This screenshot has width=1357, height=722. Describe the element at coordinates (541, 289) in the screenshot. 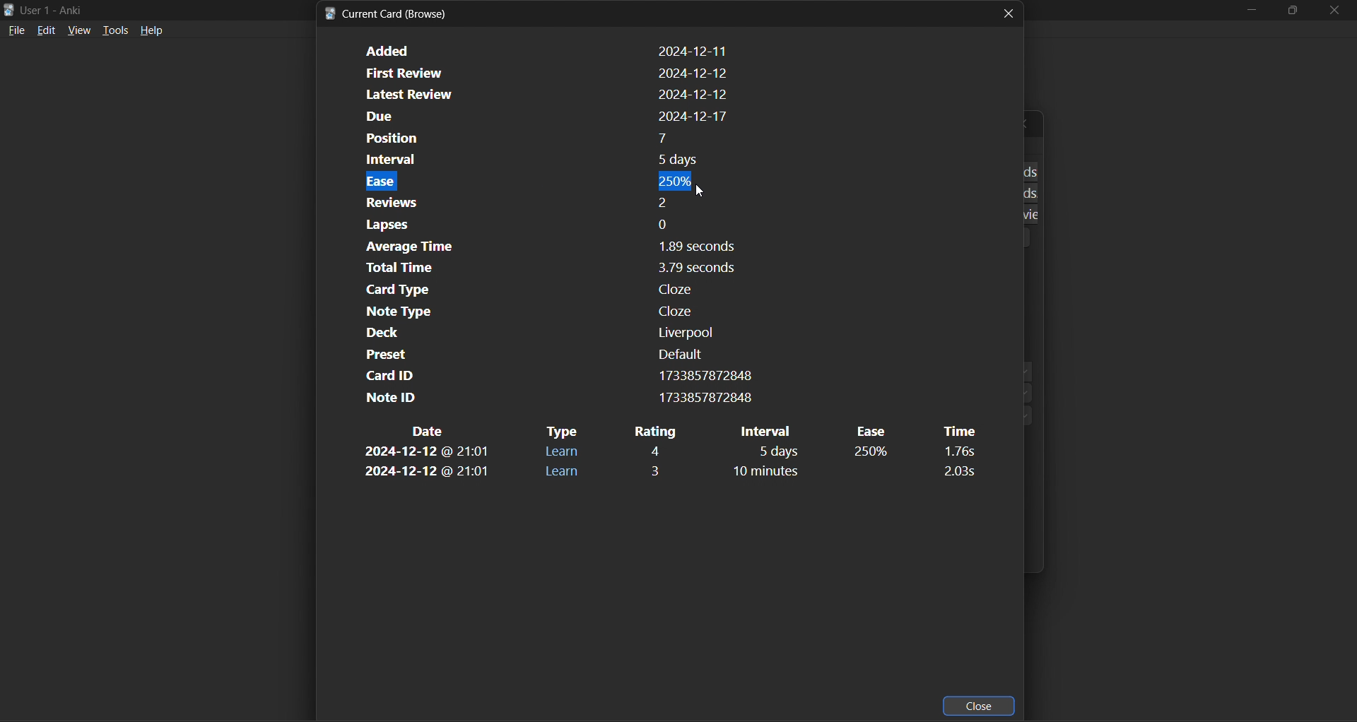

I see `card type` at that location.